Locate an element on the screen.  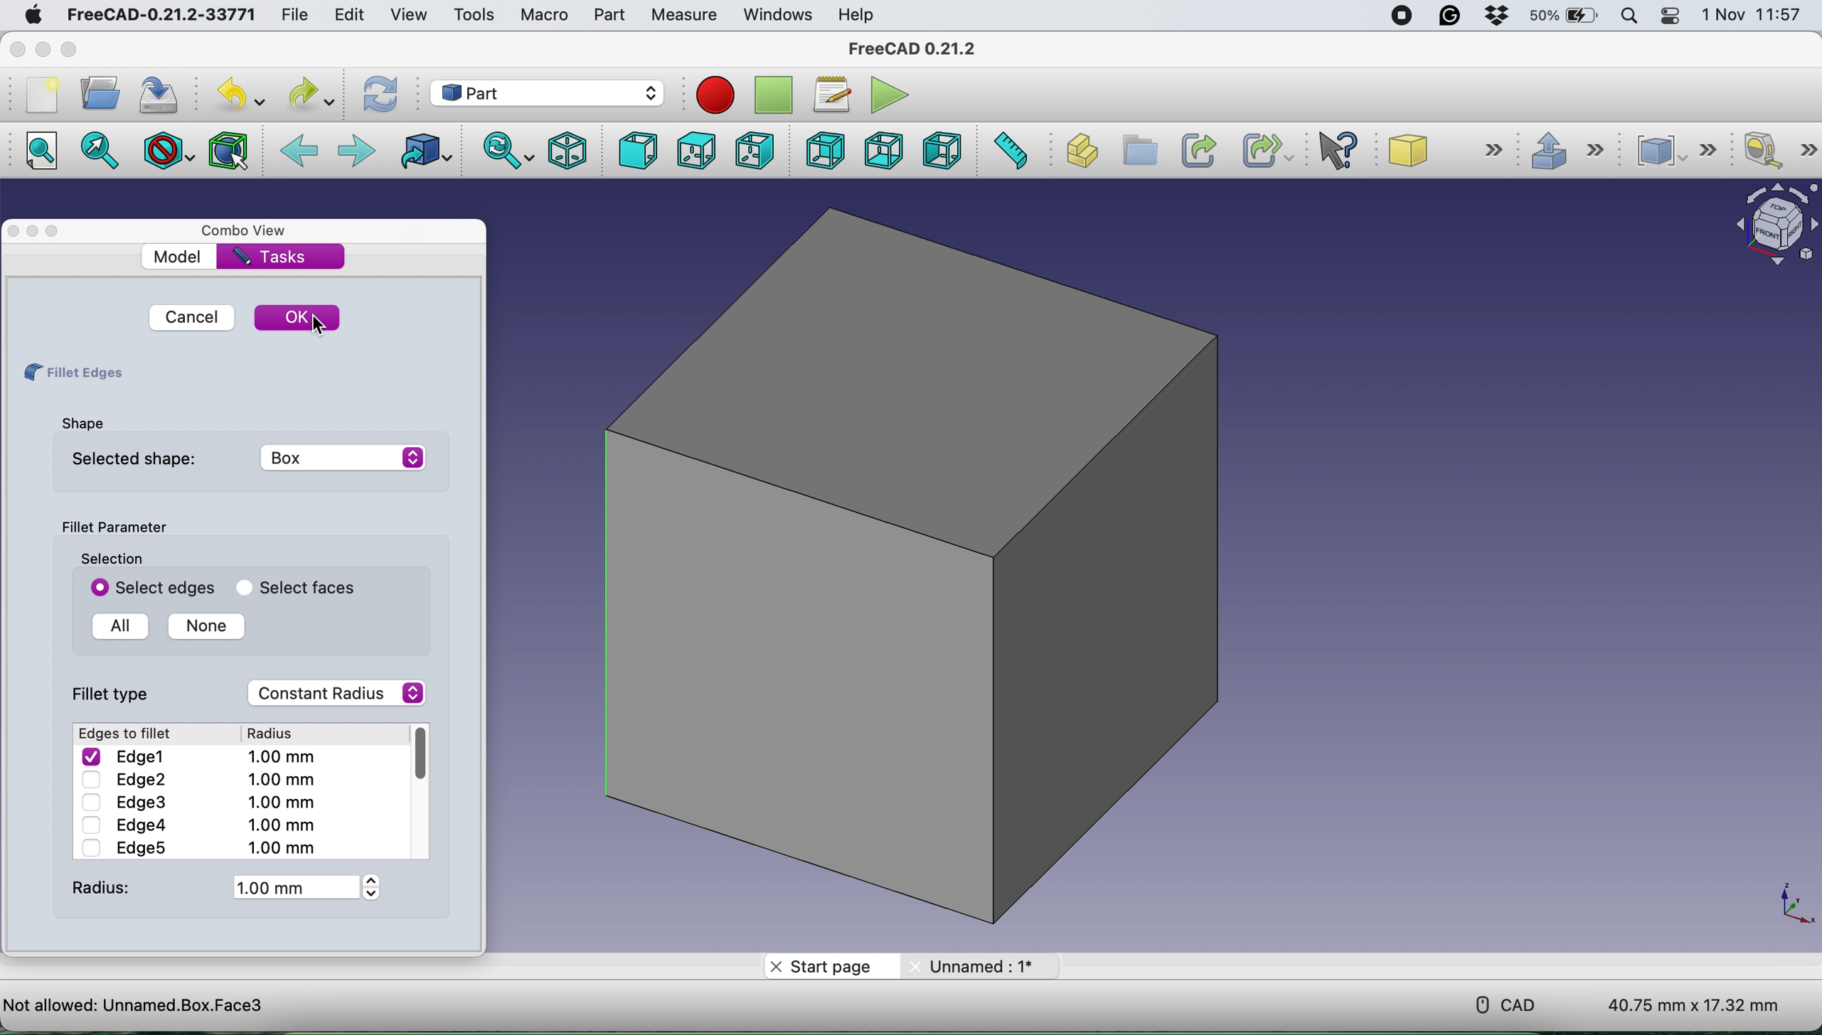
windows is located at coordinates (776, 14).